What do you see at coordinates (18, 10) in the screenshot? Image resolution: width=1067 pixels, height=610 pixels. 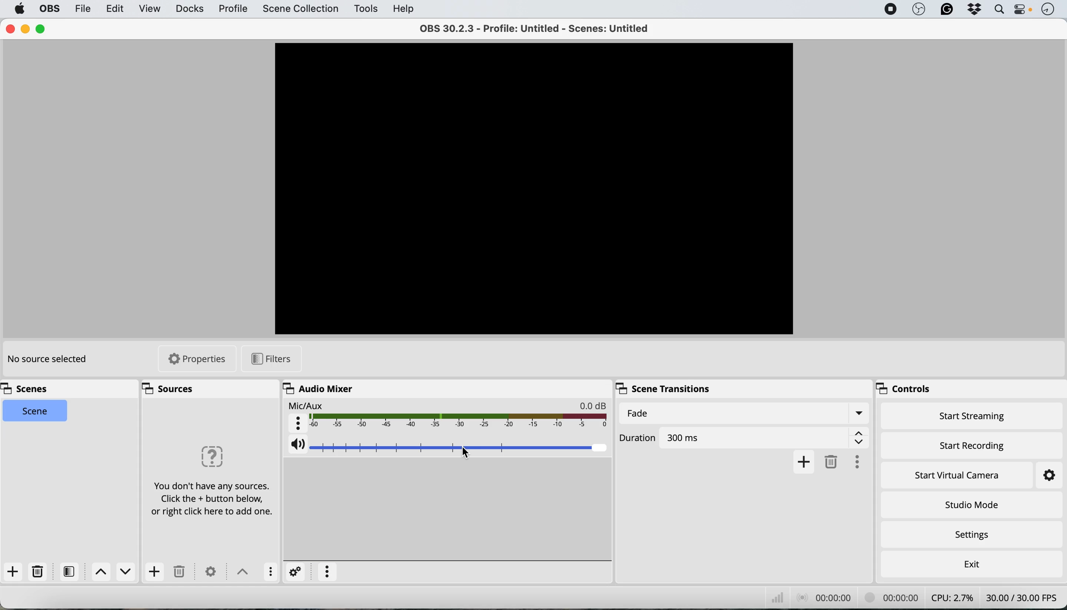 I see `system logo` at bounding box center [18, 10].